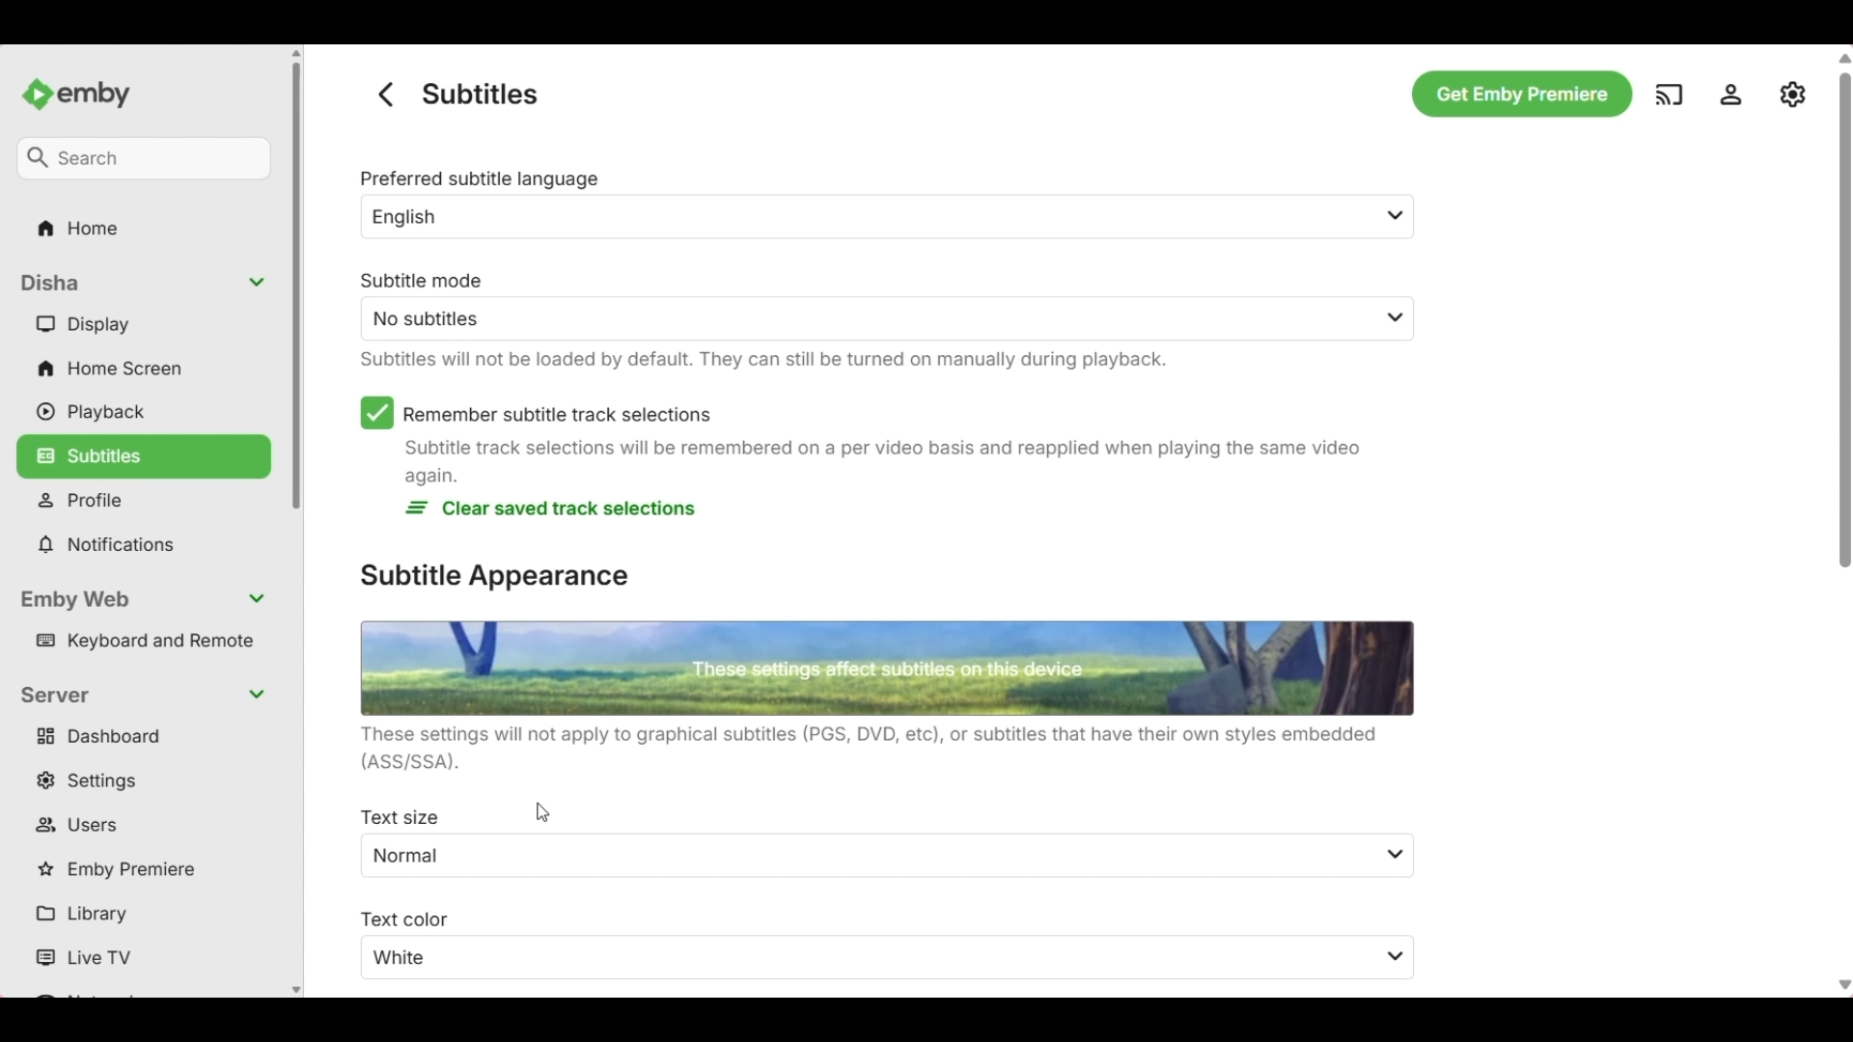 The width and height of the screenshot is (1853, 1042). What do you see at coordinates (497, 577) in the screenshot?
I see `Section title` at bounding box center [497, 577].